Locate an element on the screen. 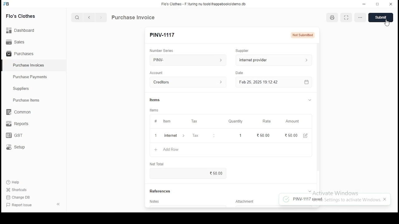  supplier is located at coordinates (272, 60).